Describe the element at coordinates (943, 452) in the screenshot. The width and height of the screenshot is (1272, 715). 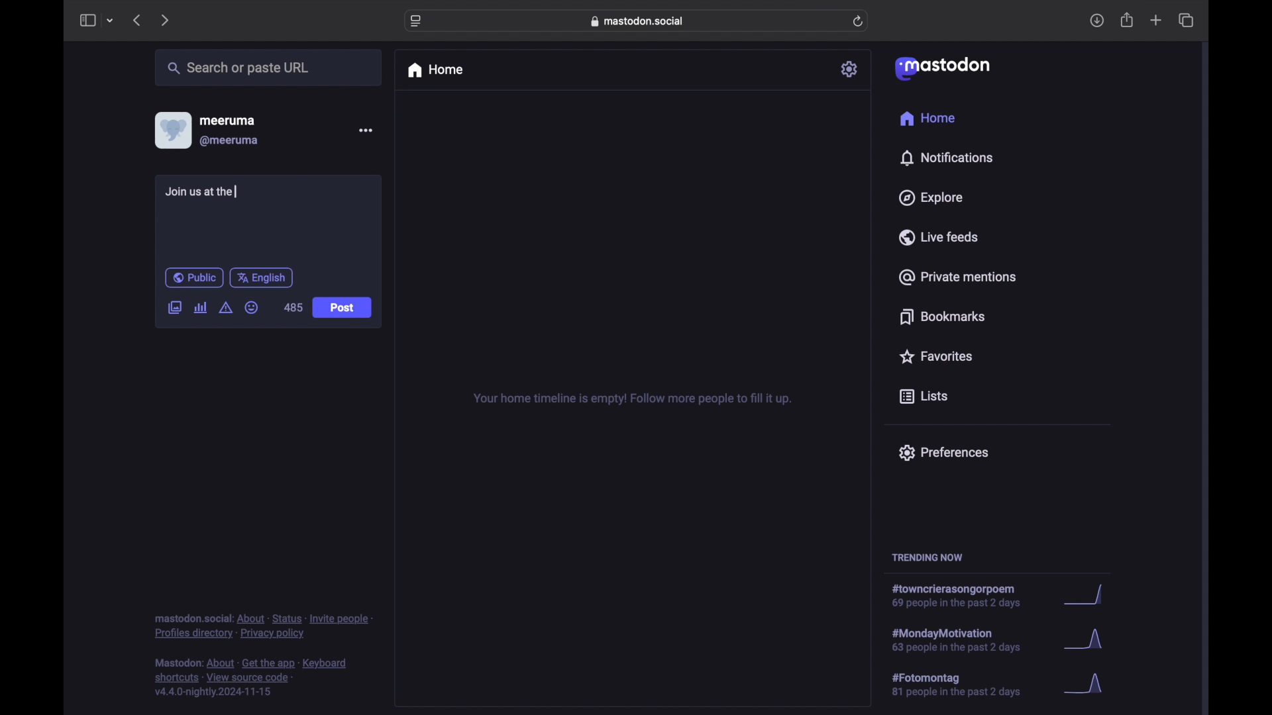
I see `preferences` at that location.